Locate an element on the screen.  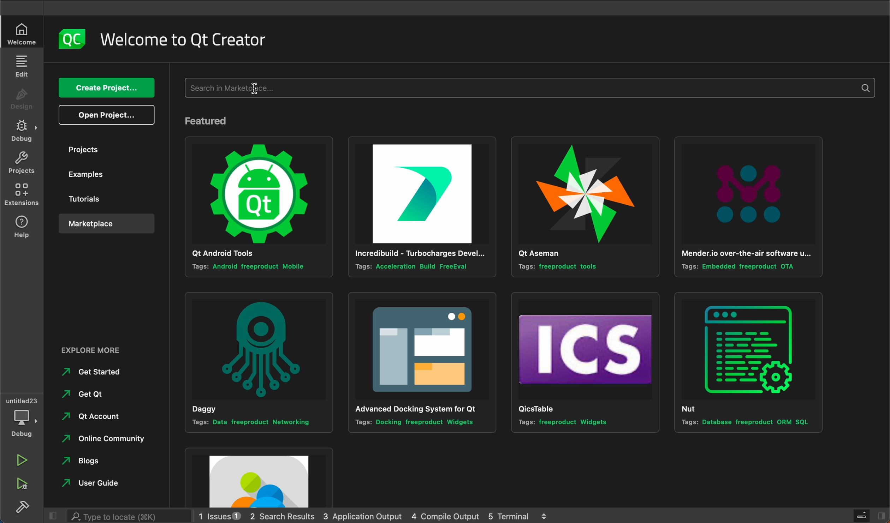
welcome is located at coordinates (187, 39).